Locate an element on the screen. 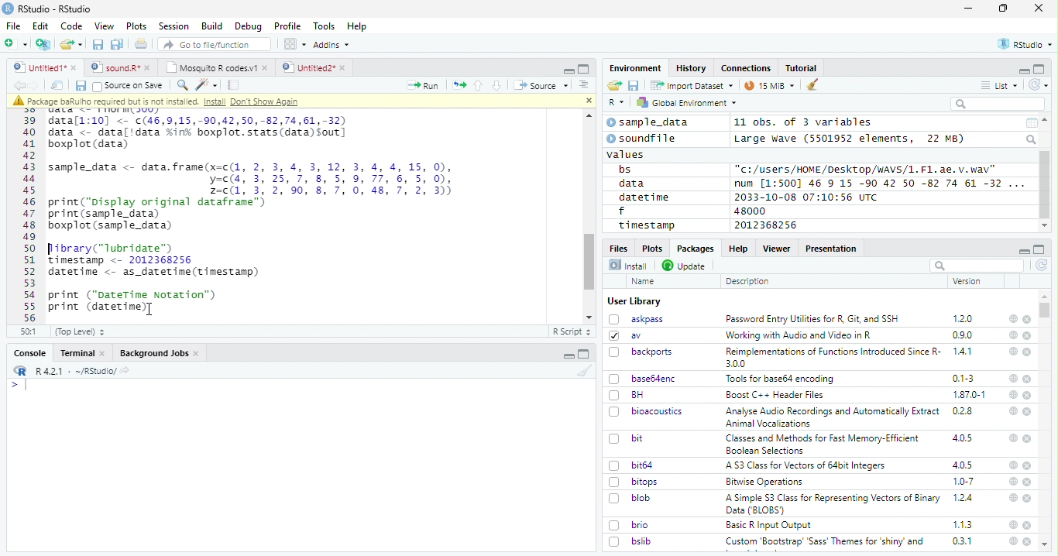 The height and width of the screenshot is (556, 1058). bit is located at coordinates (627, 439).